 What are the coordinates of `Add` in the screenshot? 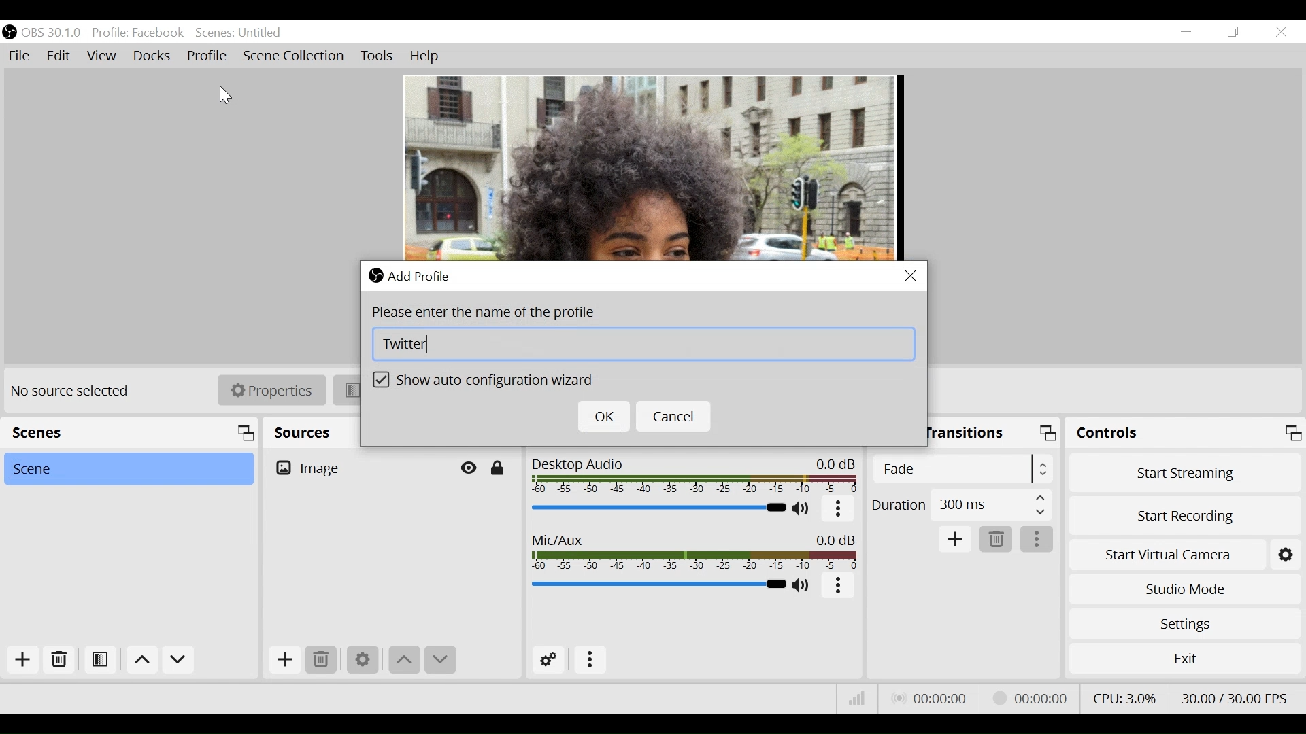 It's located at (19, 661).